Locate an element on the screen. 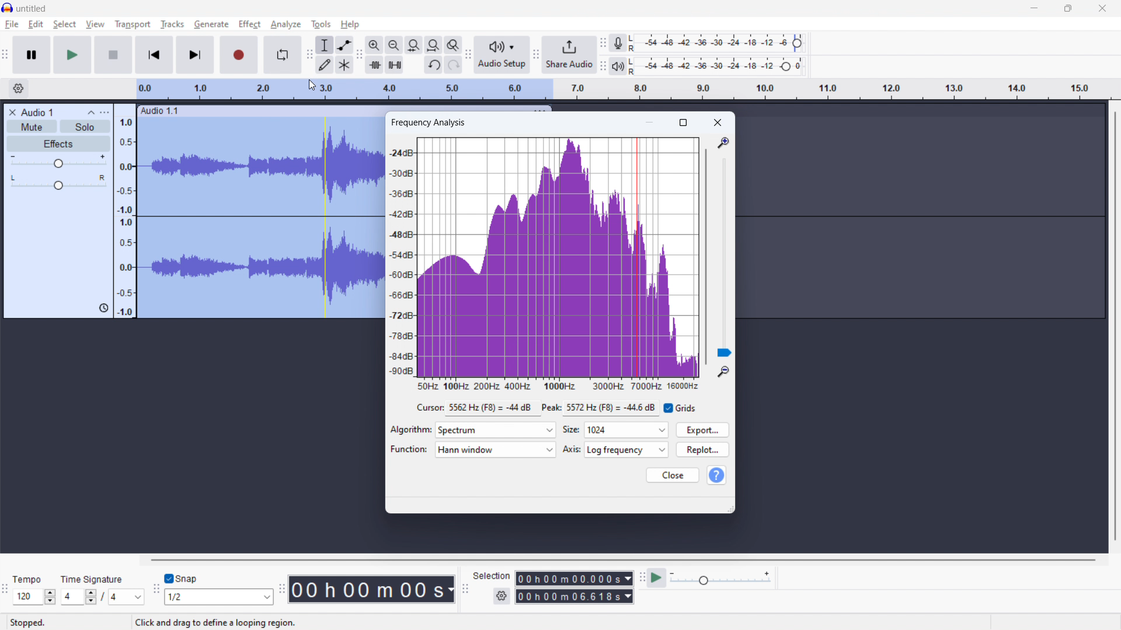  maximize is located at coordinates (1067, 9).